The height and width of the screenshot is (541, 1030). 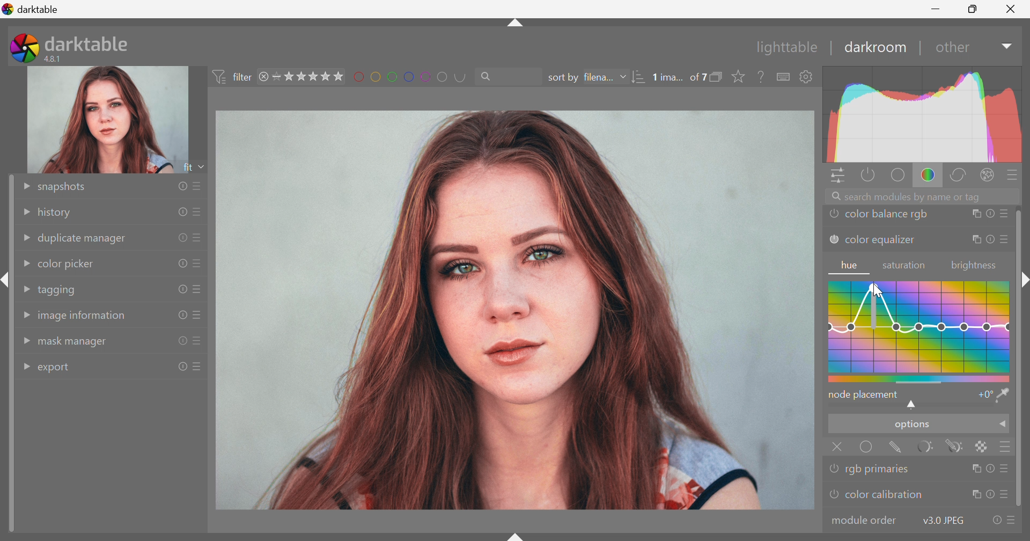 I want to click on presets, so click(x=199, y=184).